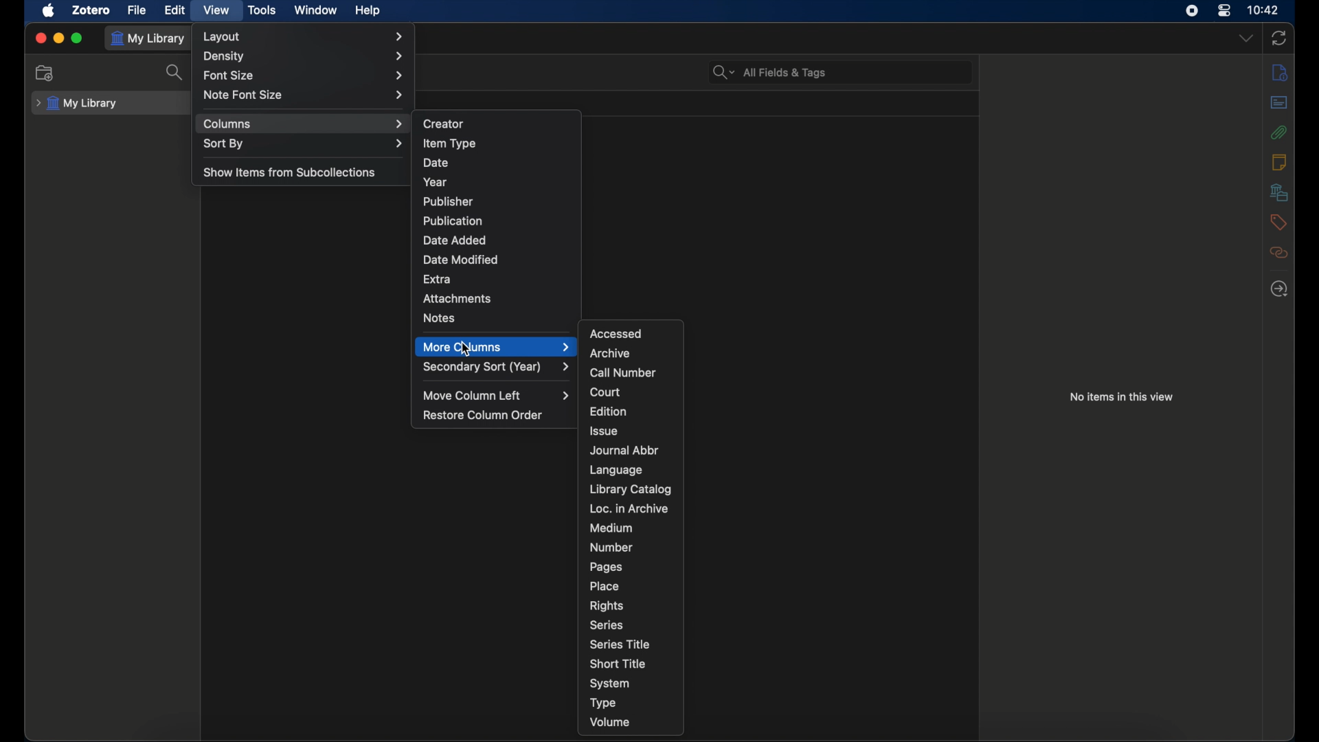 The image size is (1319, 742). I want to click on series, so click(607, 625).